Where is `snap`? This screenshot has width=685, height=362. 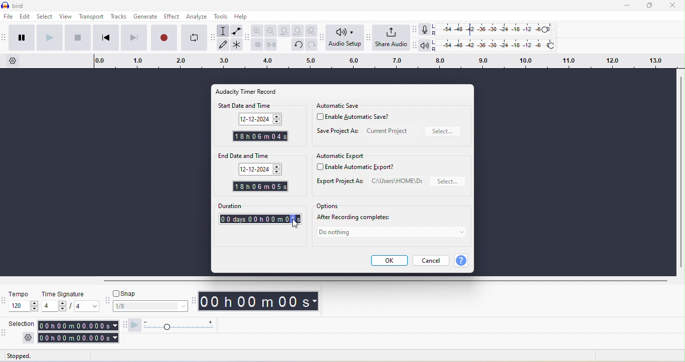
snap is located at coordinates (149, 294).